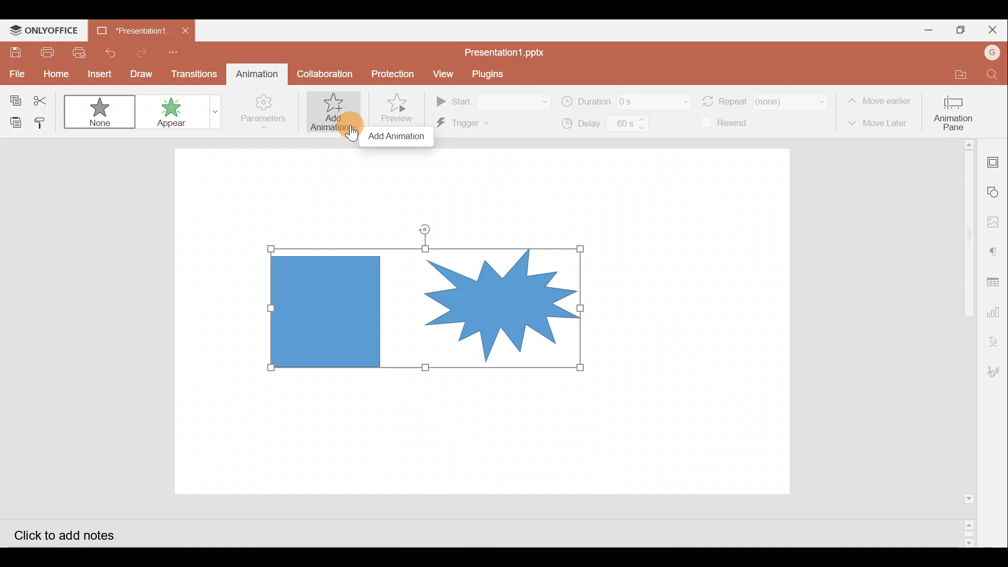  What do you see at coordinates (97, 73) in the screenshot?
I see `Insert` at bounding box center [97, 73].